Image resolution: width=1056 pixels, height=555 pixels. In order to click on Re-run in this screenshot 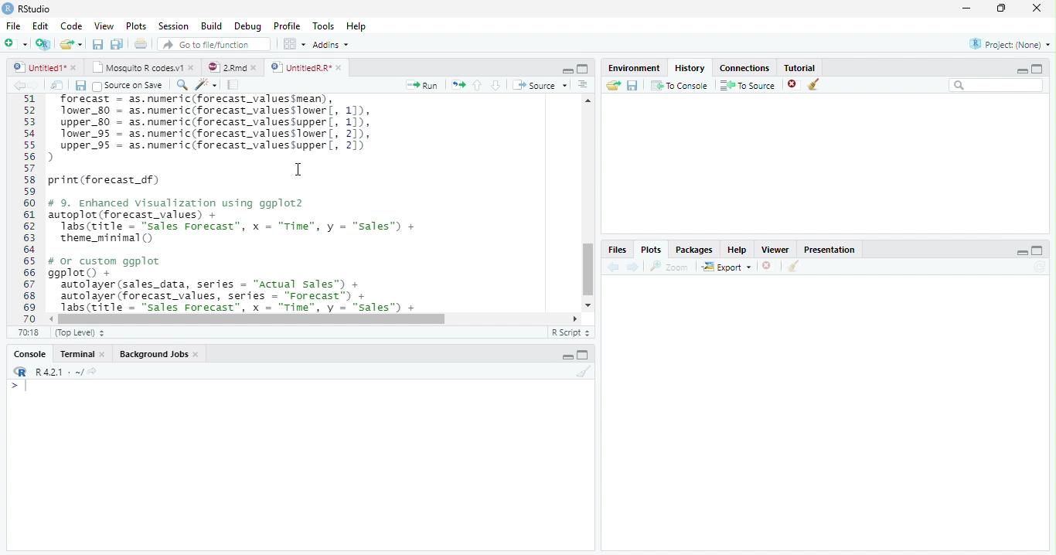, I will do `click(457, 85)`.